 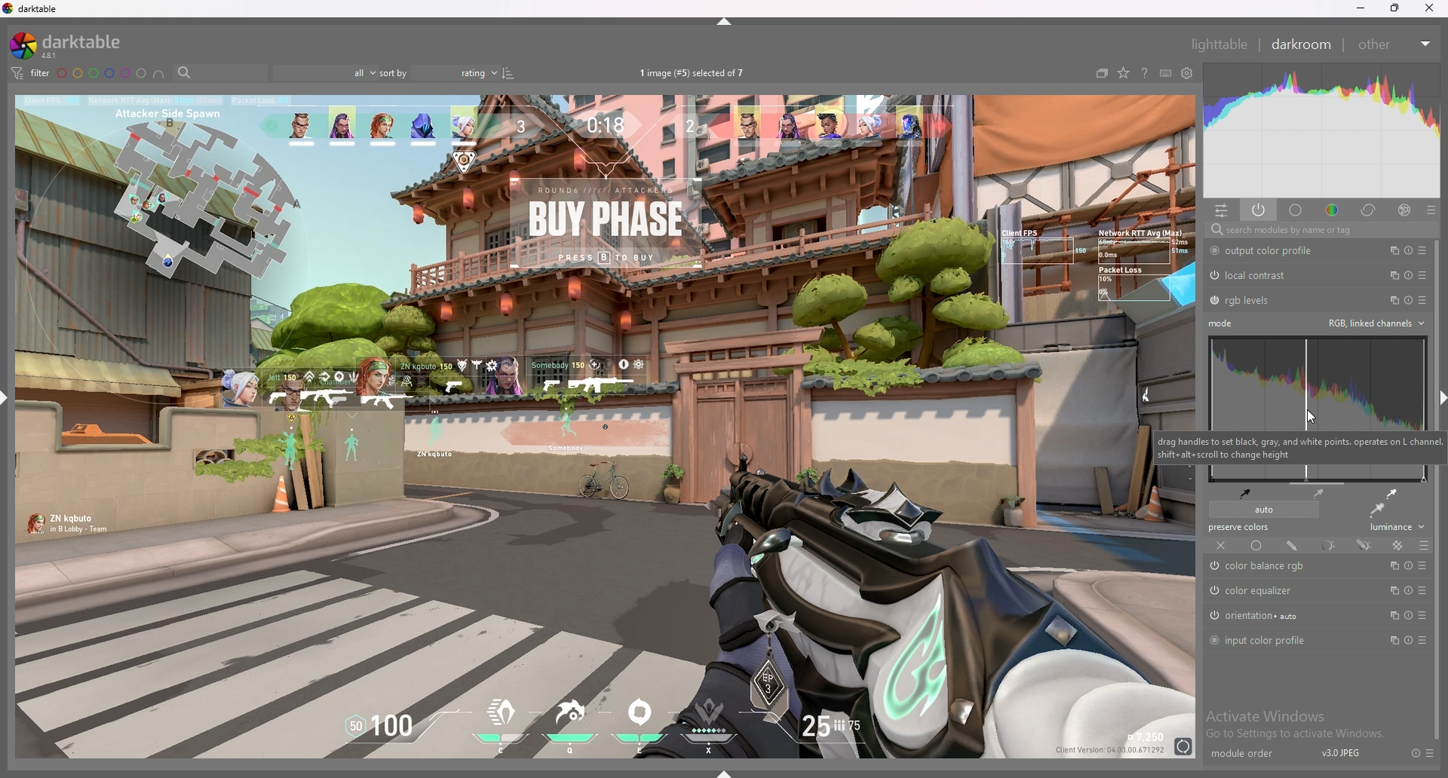 I want to click on presets, so click(x=1422, y=250).